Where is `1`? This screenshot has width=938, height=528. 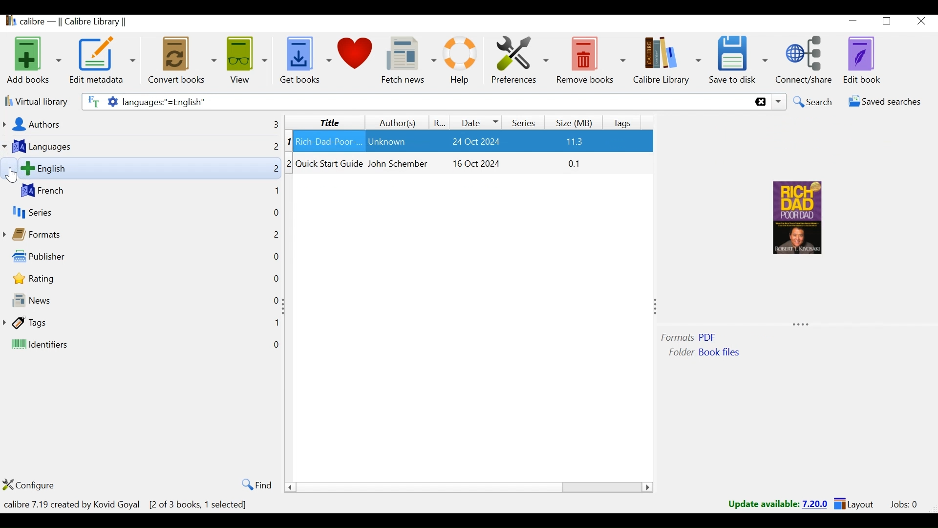 1 is located at coordinates (275, 192).